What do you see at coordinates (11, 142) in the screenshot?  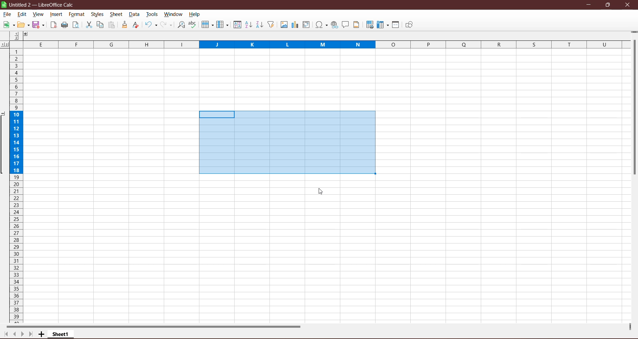 I see `selected rows grouped together` at bounding box center [11, 142].